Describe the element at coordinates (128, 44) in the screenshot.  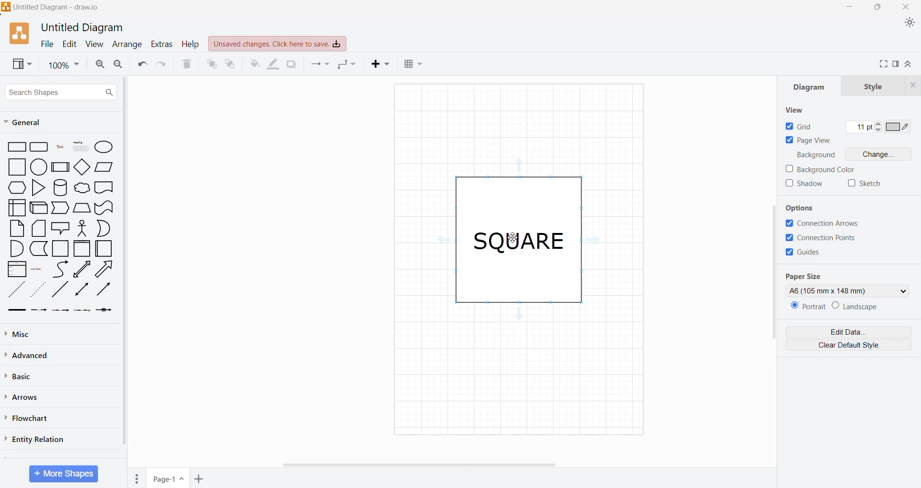
I see `Arrange` at that location.